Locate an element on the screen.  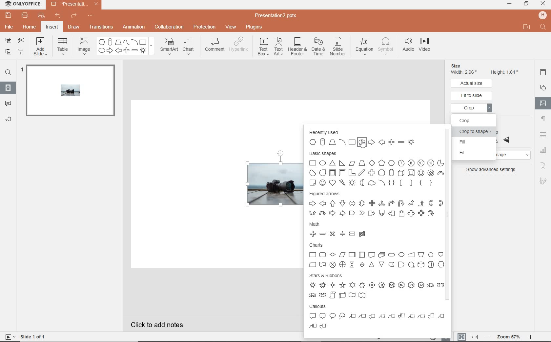
find is located at coordinates (8, 72).